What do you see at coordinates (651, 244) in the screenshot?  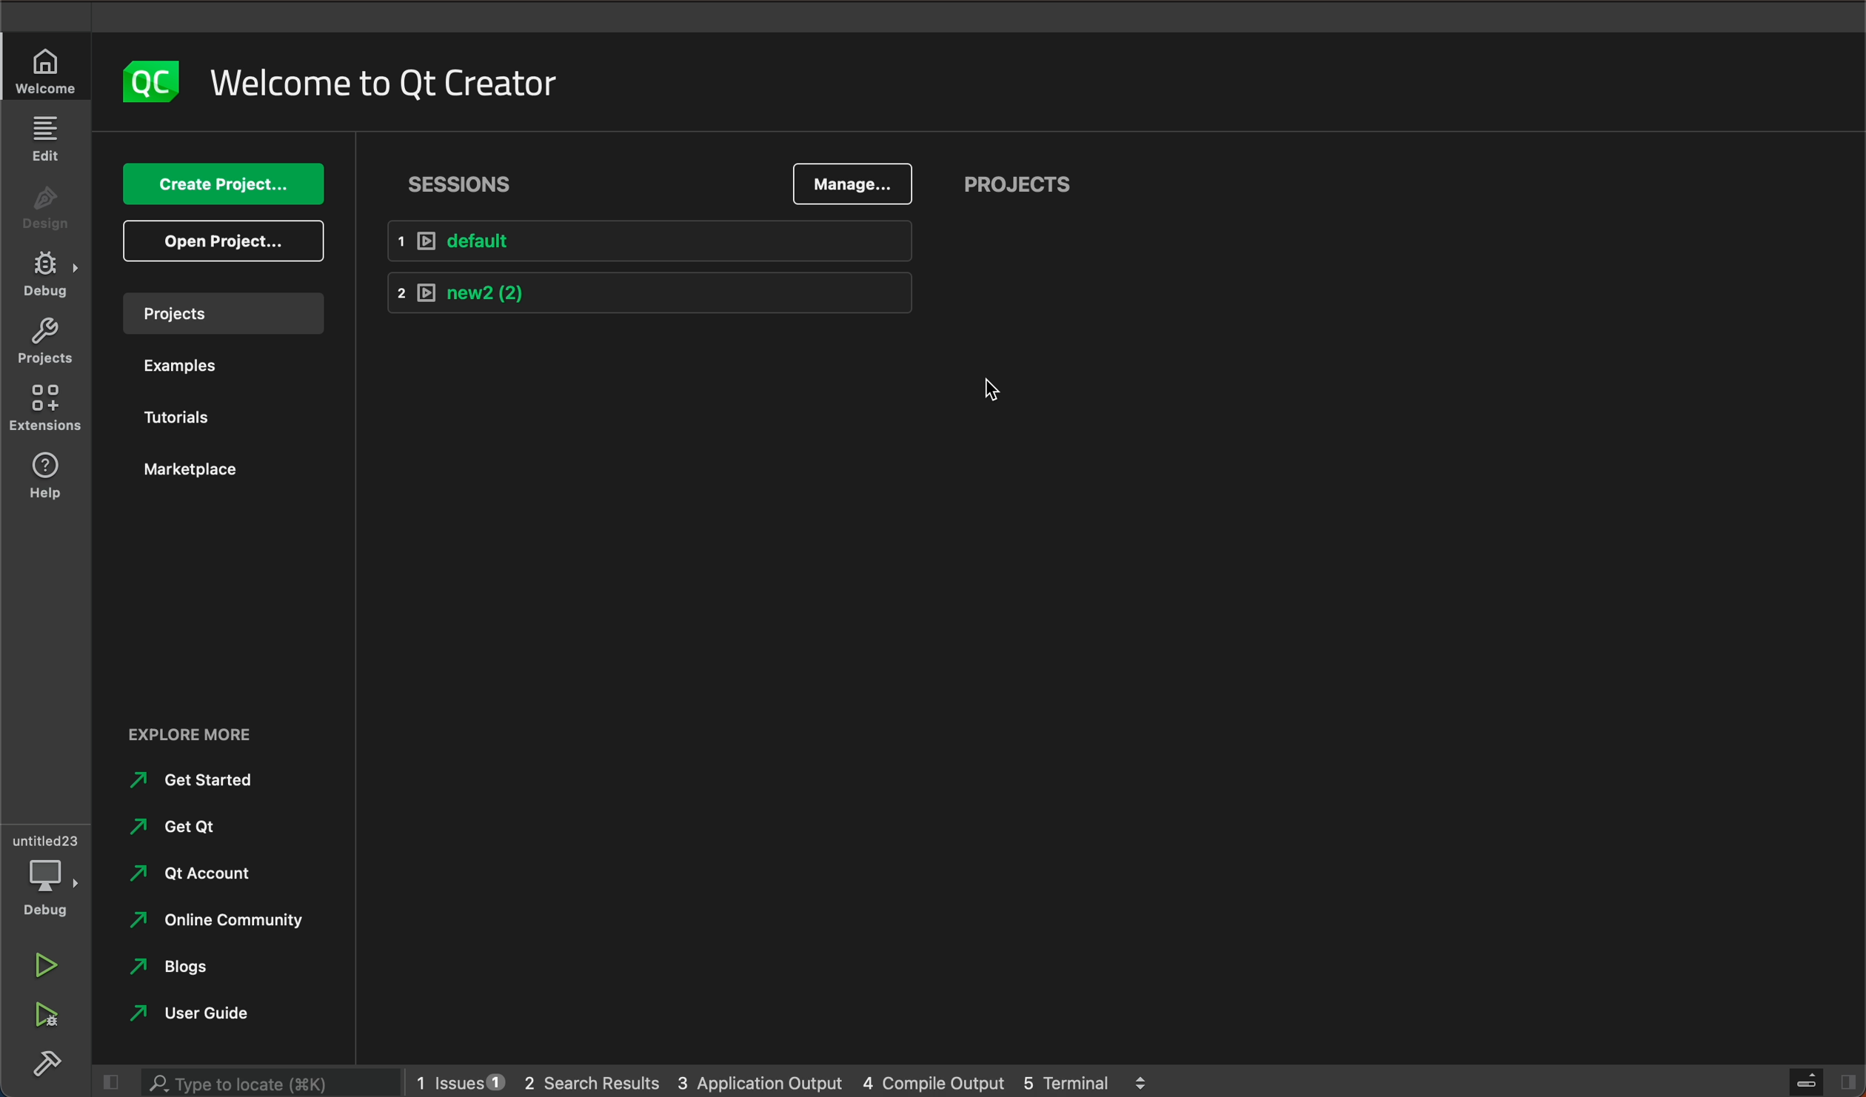 I see `default` at bounding box center [651, 244].